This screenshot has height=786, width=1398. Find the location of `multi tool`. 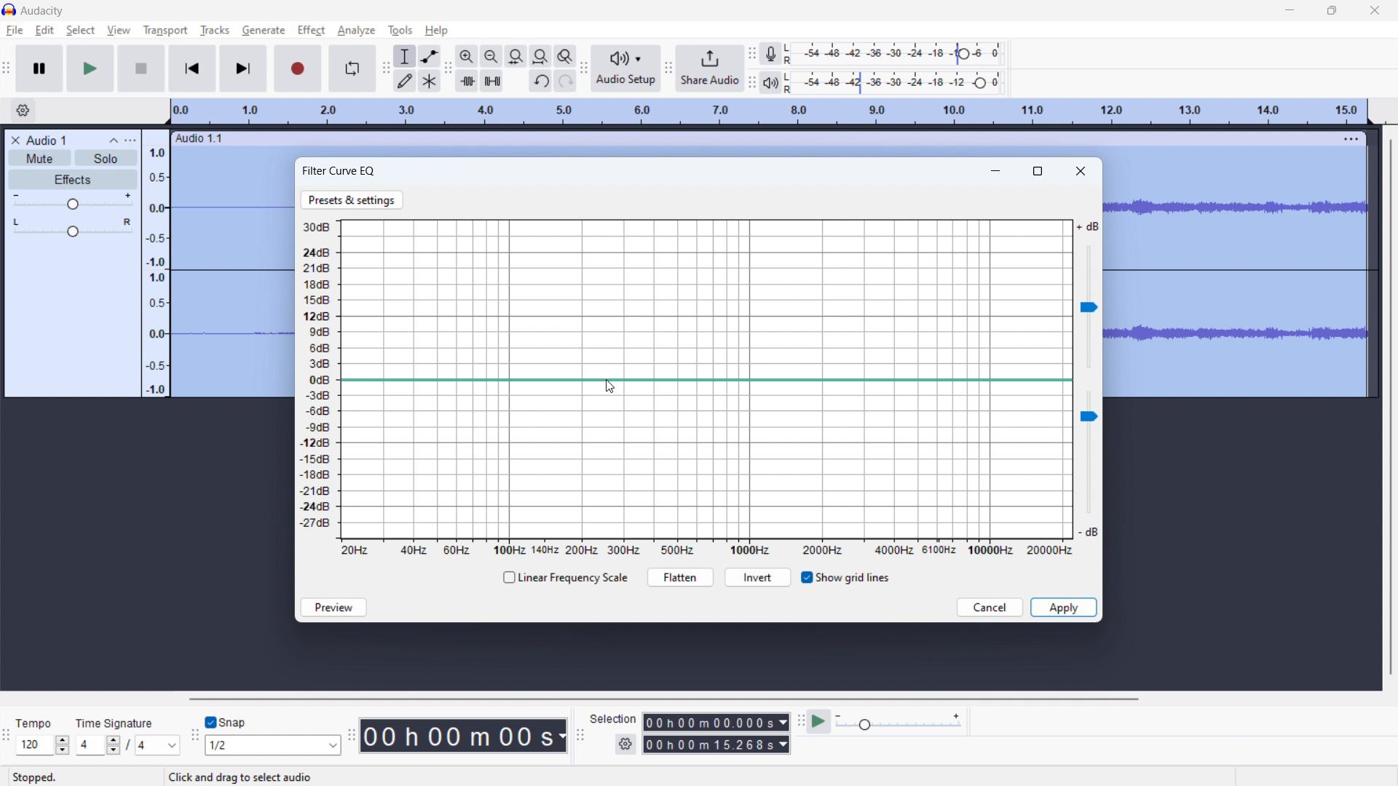

multi tool is located at coordinates (430, 80).